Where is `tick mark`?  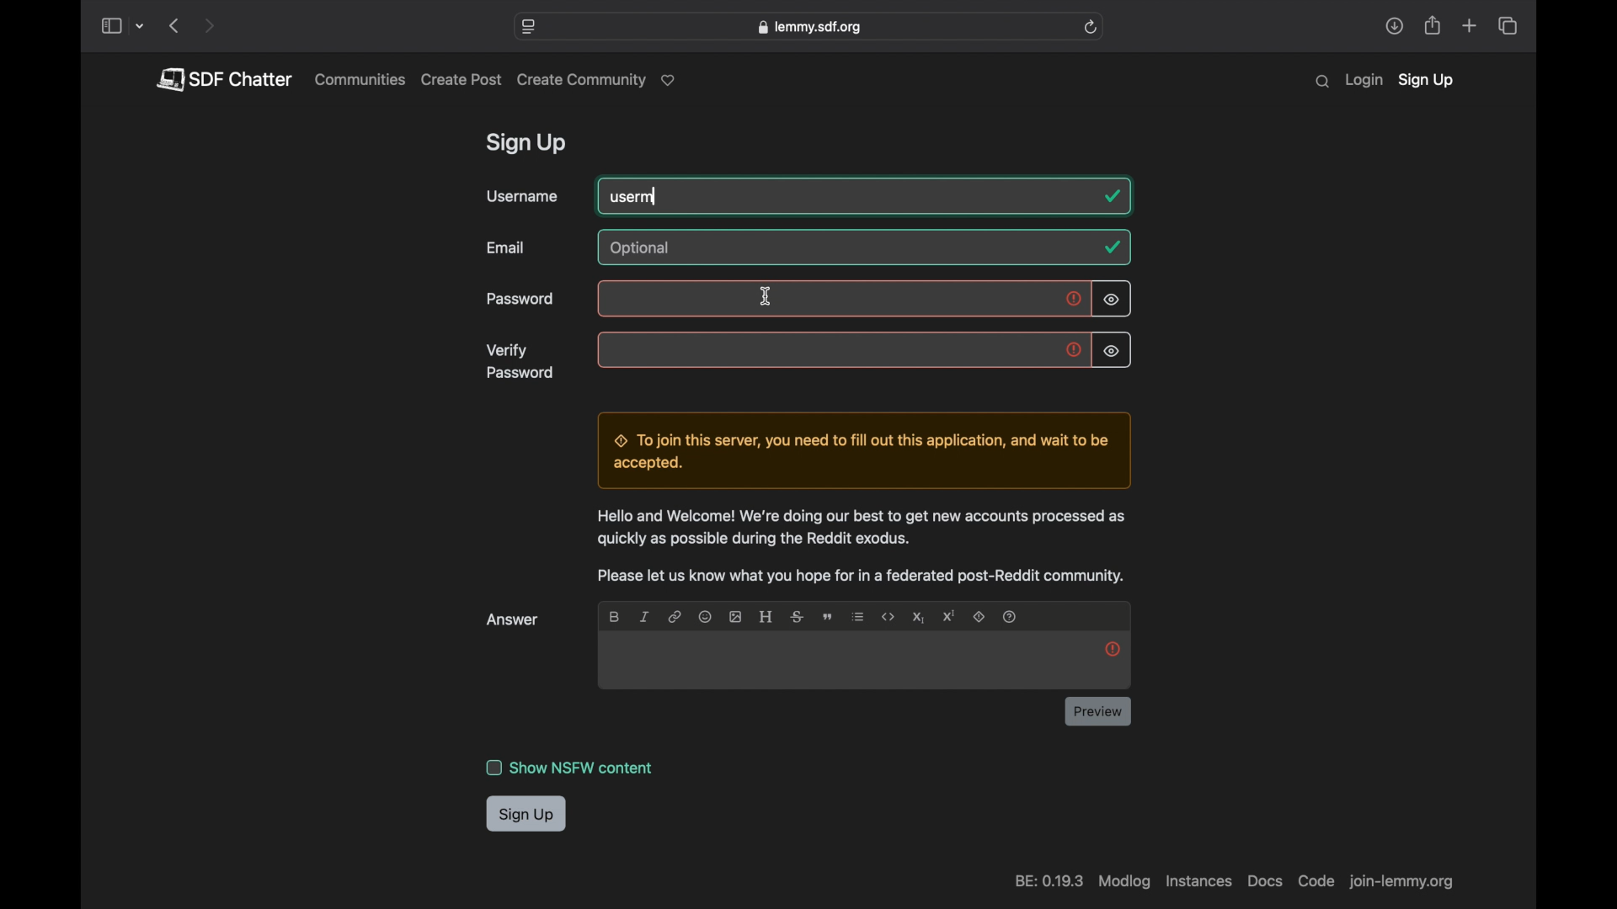 tick mark is located at coordinates (1112, 247).